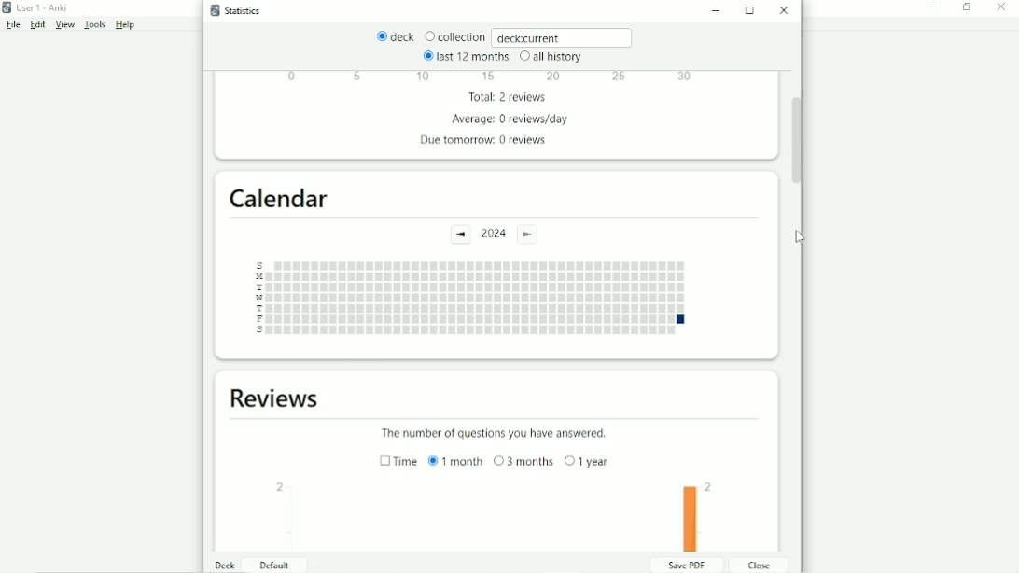  Describe the element at coordinates (968, 7) in the screenshot. I see `Restore down` at that location.